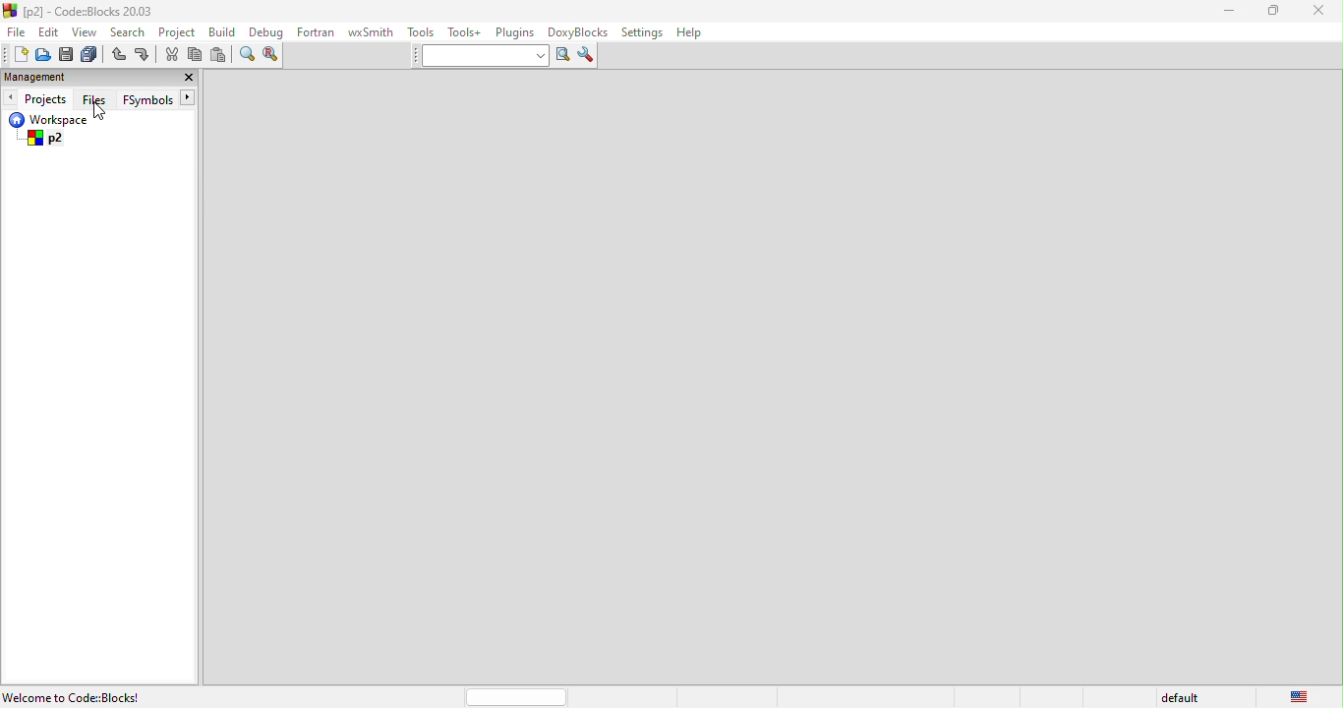 This screenshot has width=1343, height=708. Describe the element at coordinates (579, 31) in the screenshot. I see `doxyblocks` at that location.